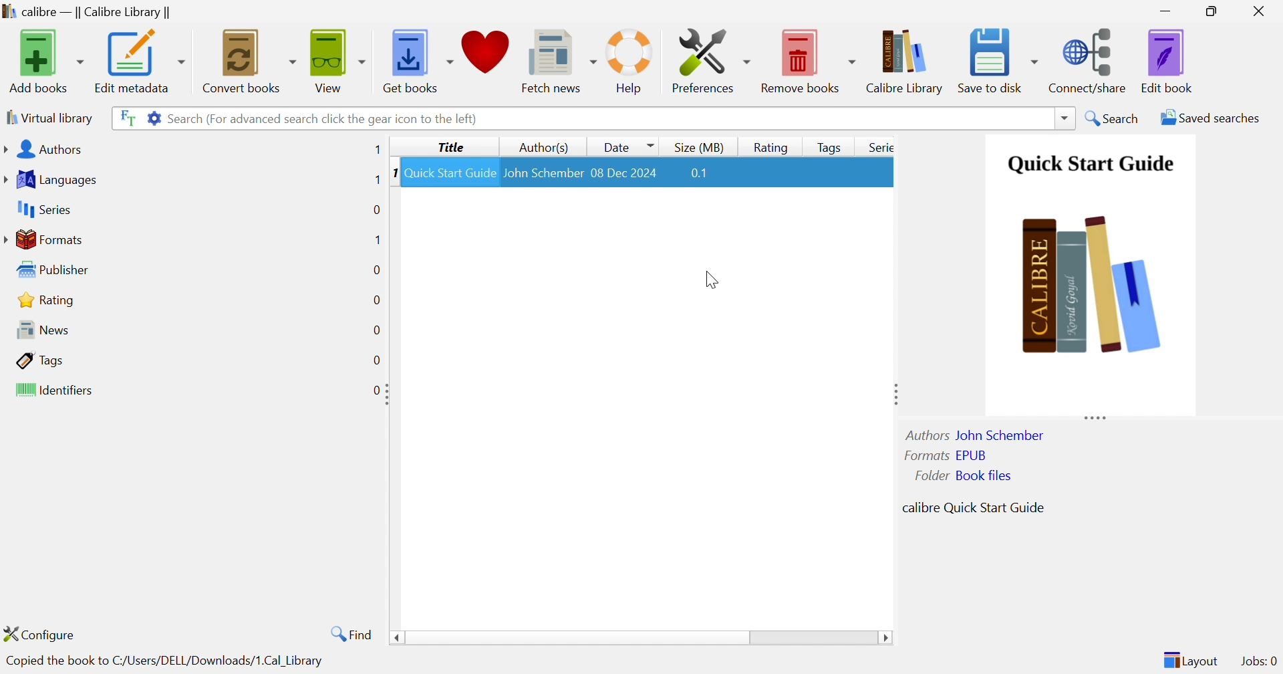 The height and width of the screenshot is (674, 1283). Describe the element at coordinates (325, 120) in the screenshot. I see `Search (For advanced search click the gear icon to the left)` at that location.